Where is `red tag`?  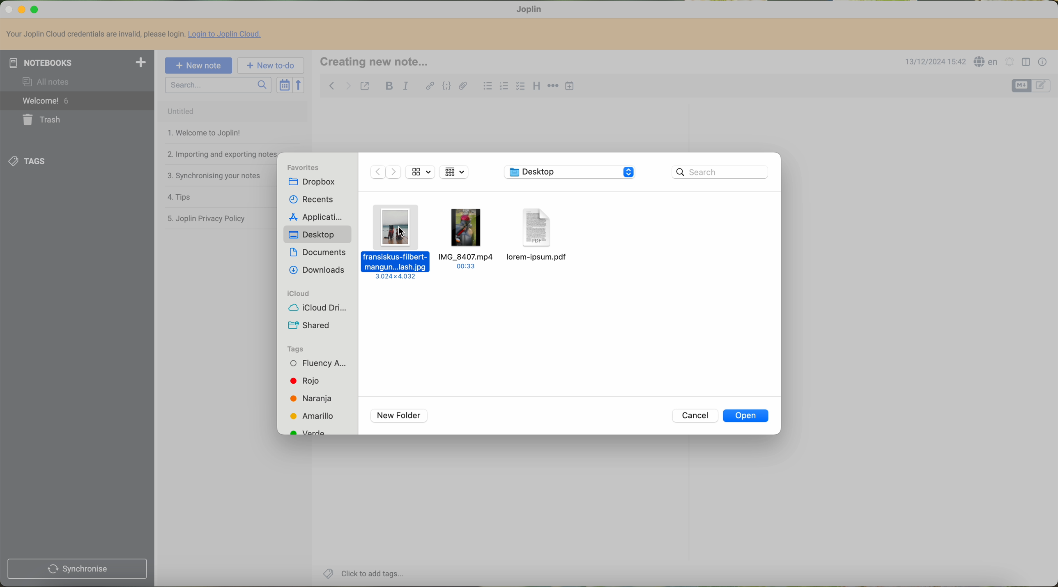
red tag is located at coordinates (307, 381).